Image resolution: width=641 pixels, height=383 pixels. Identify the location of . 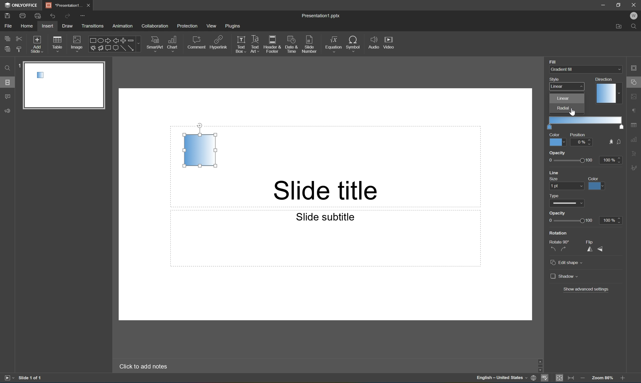
(620, 141).